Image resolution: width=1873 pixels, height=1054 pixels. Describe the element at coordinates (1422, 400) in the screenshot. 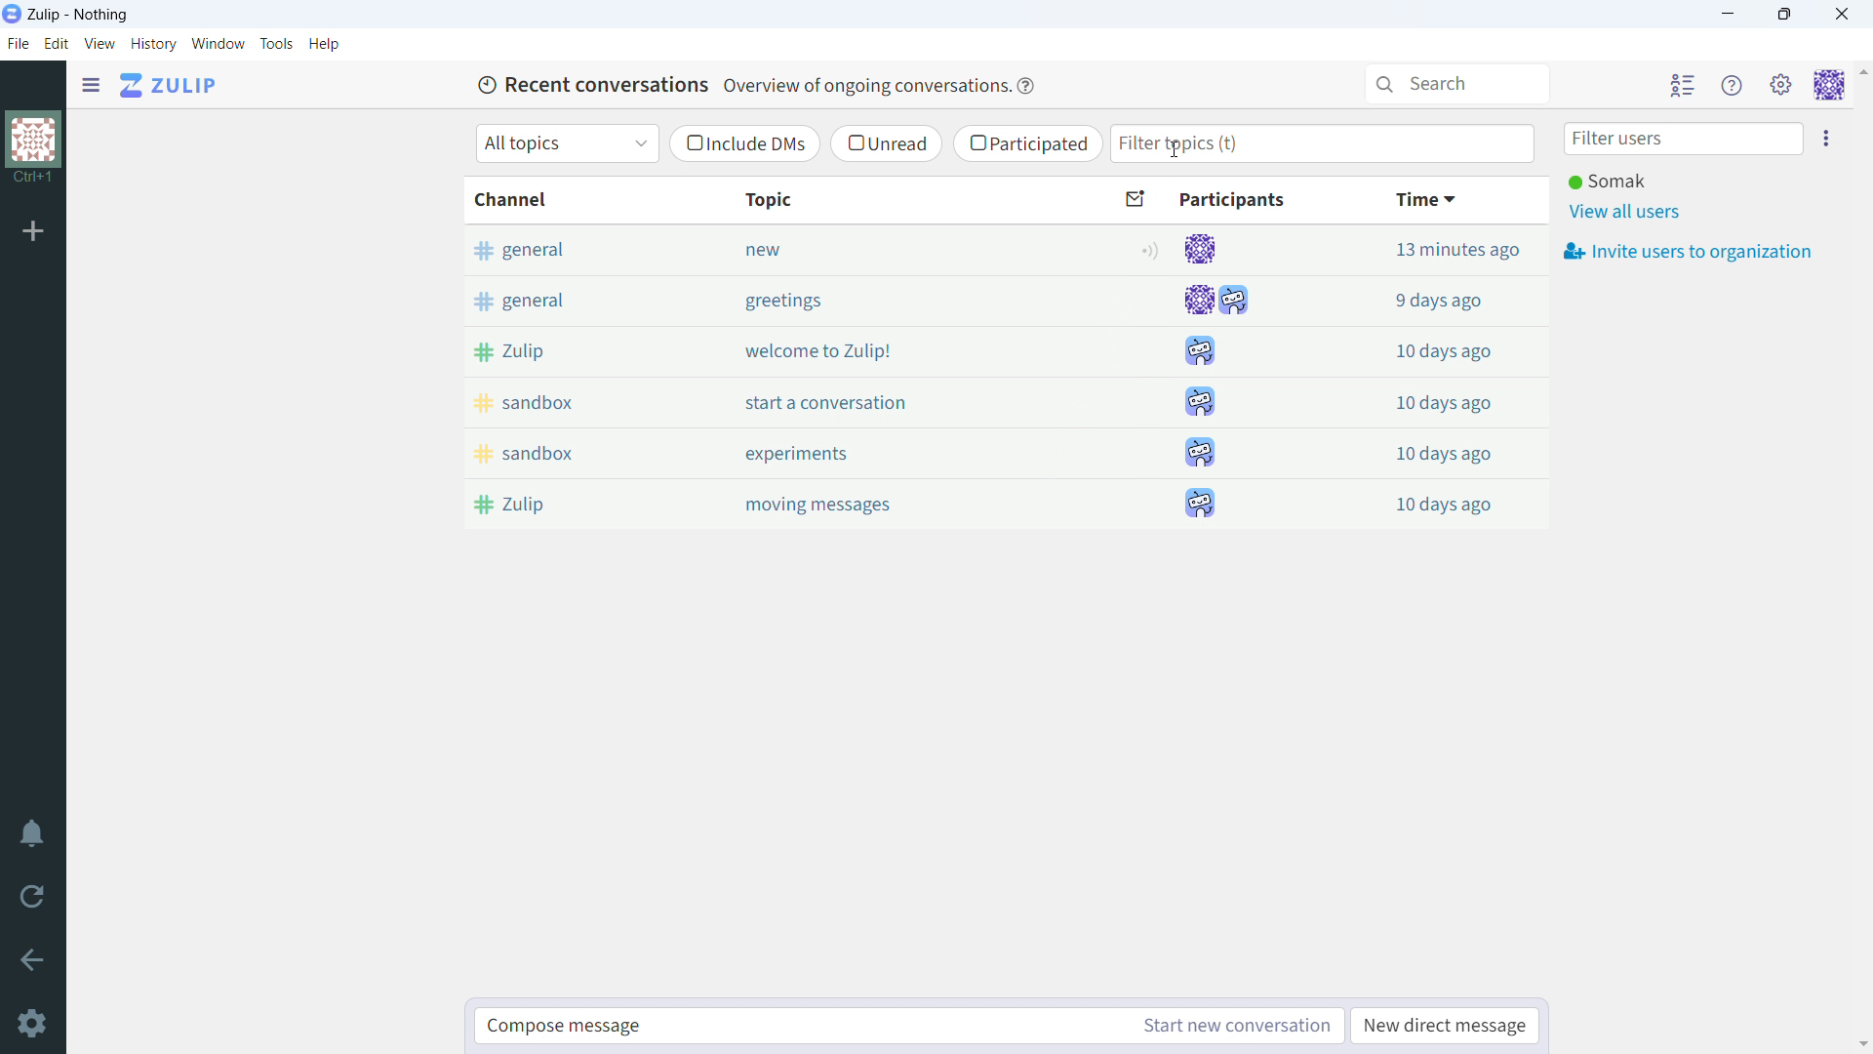

I see `10 days ago` at that location.